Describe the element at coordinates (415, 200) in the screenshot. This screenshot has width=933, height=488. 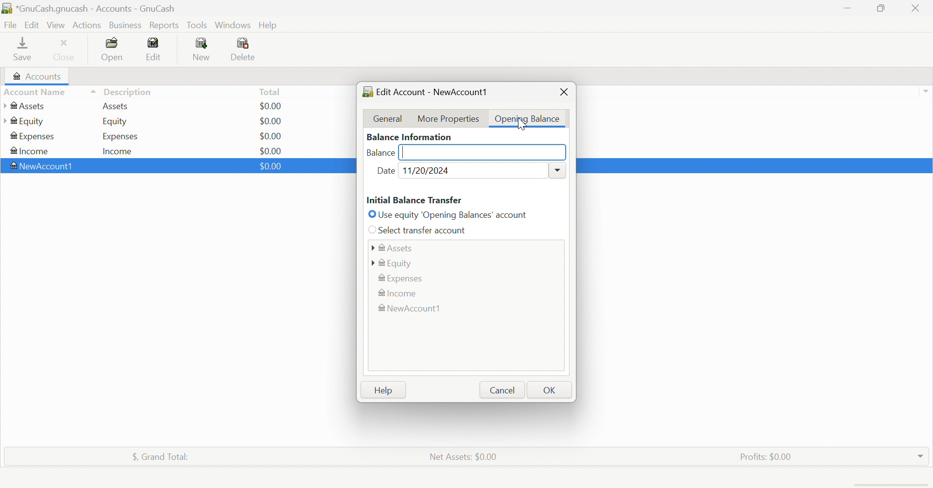
I see `Initial Balance Transfer` at that location.